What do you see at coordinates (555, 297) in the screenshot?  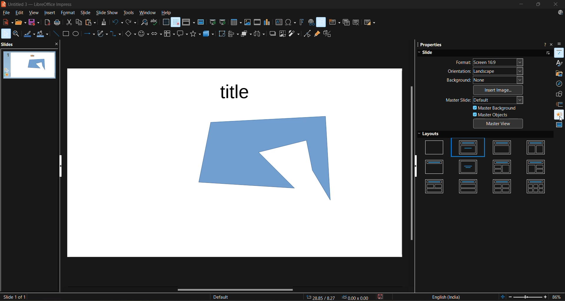 I see `zoom factor` at bounding box center [555, 297].